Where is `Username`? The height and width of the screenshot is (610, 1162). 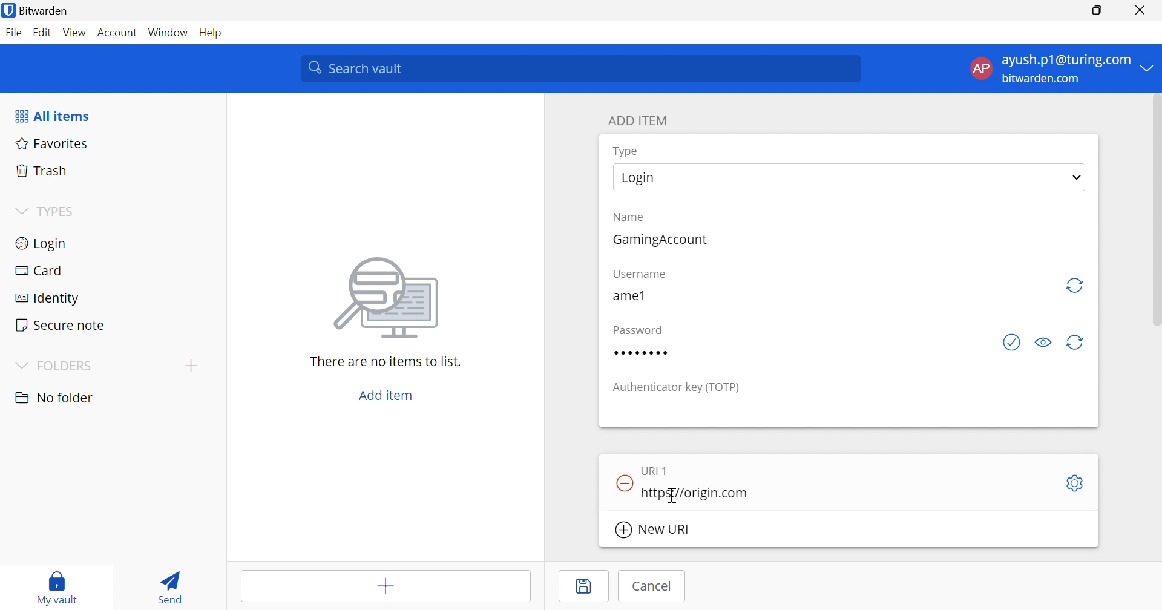 Username is located at coordinates (642, 275).